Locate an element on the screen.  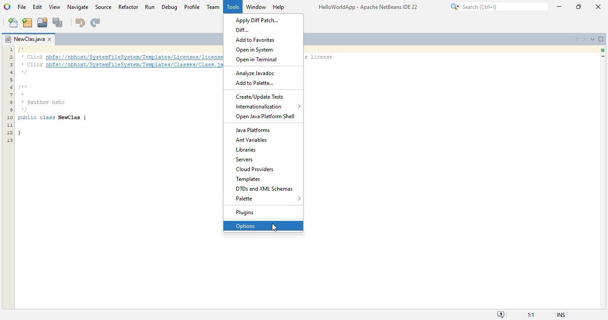
scroll documents left is located at coordinates (578, 39).